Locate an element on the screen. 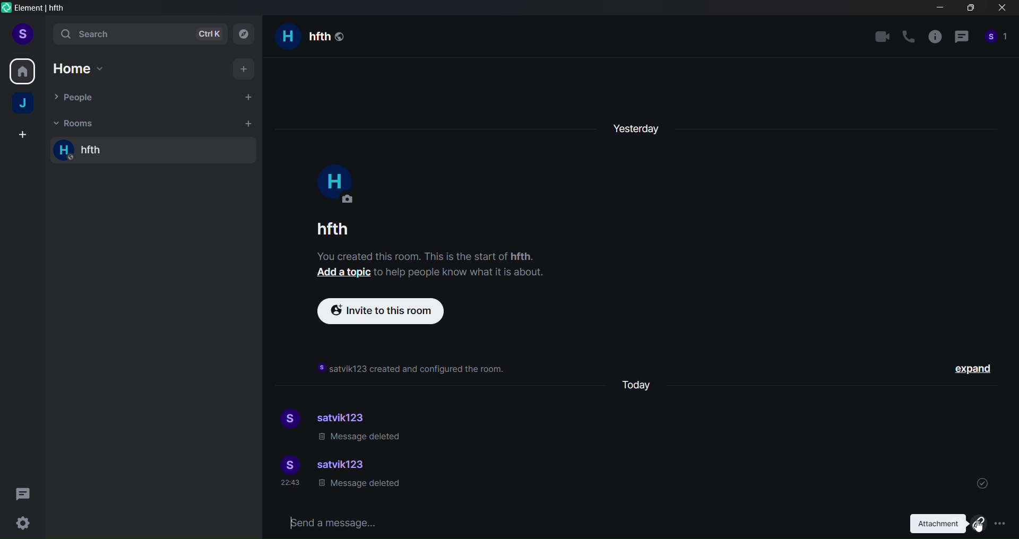 This screenshot has height=539, width=1019. start chat is located at coordinates (246, 96).